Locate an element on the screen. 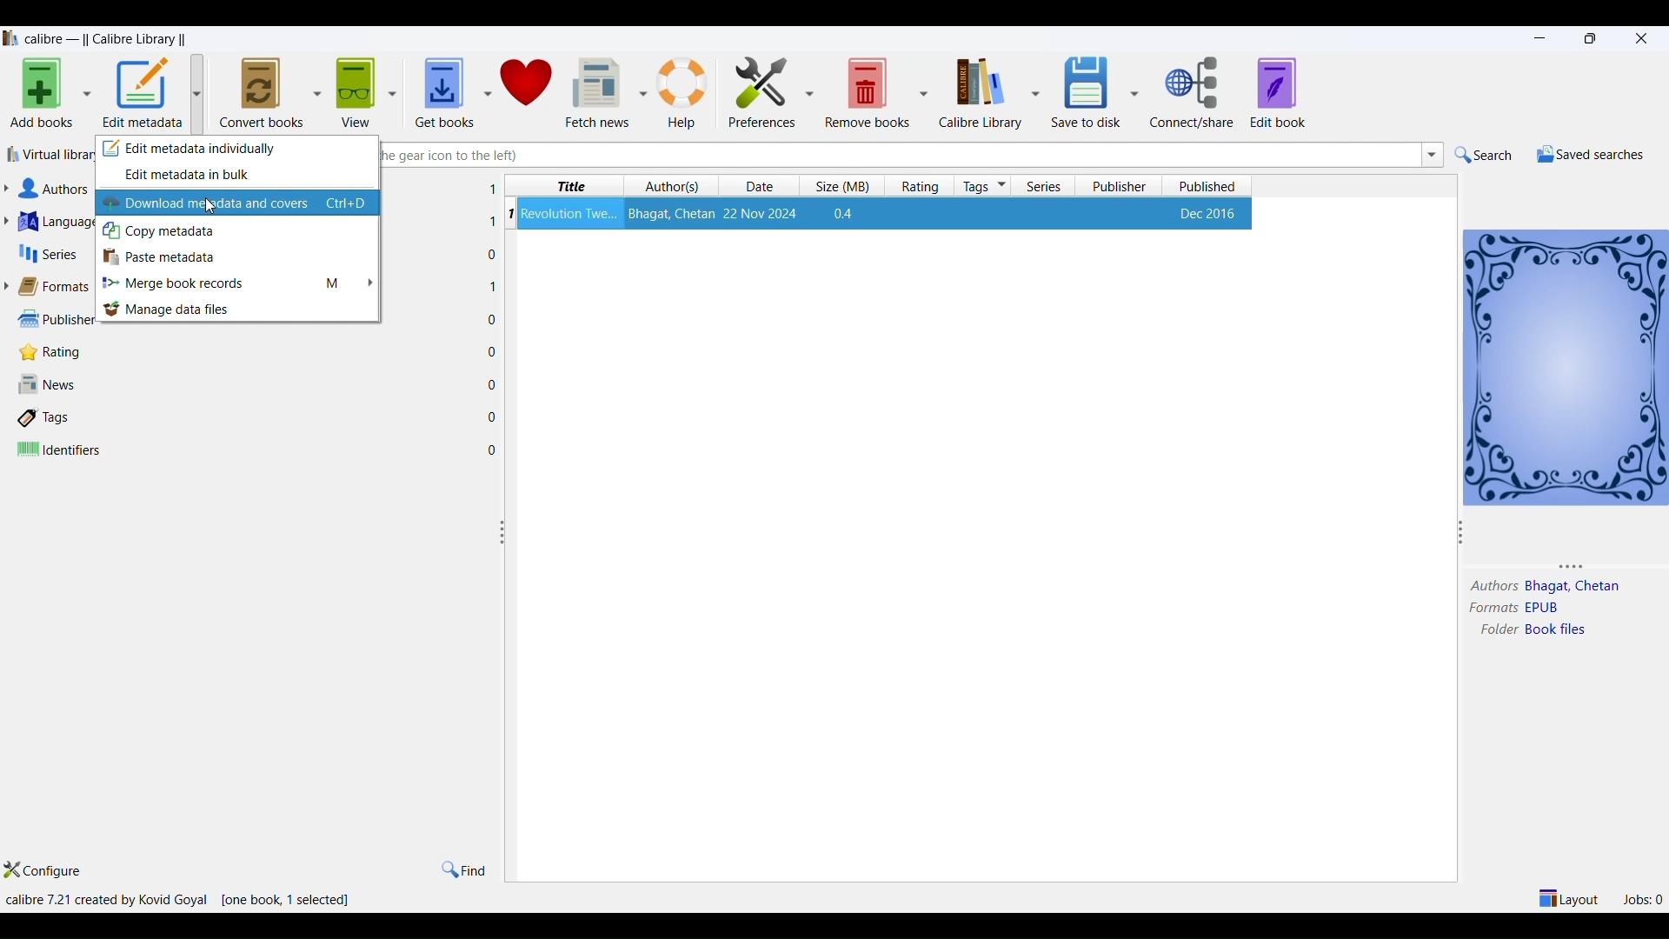 Image resolution: width=1669 pixels, height=939 pixels. 1 is located at coordinates (488, 221).